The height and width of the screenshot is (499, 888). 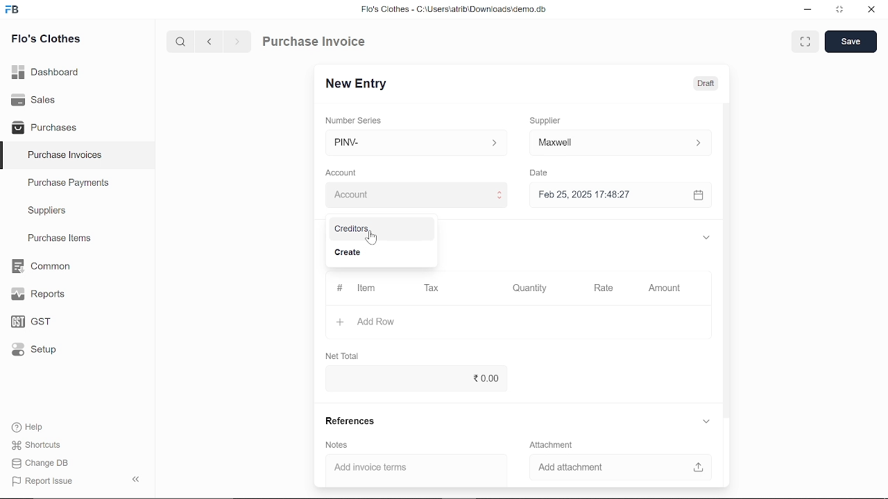 I want to click on Account, so click(x=345, y=171).